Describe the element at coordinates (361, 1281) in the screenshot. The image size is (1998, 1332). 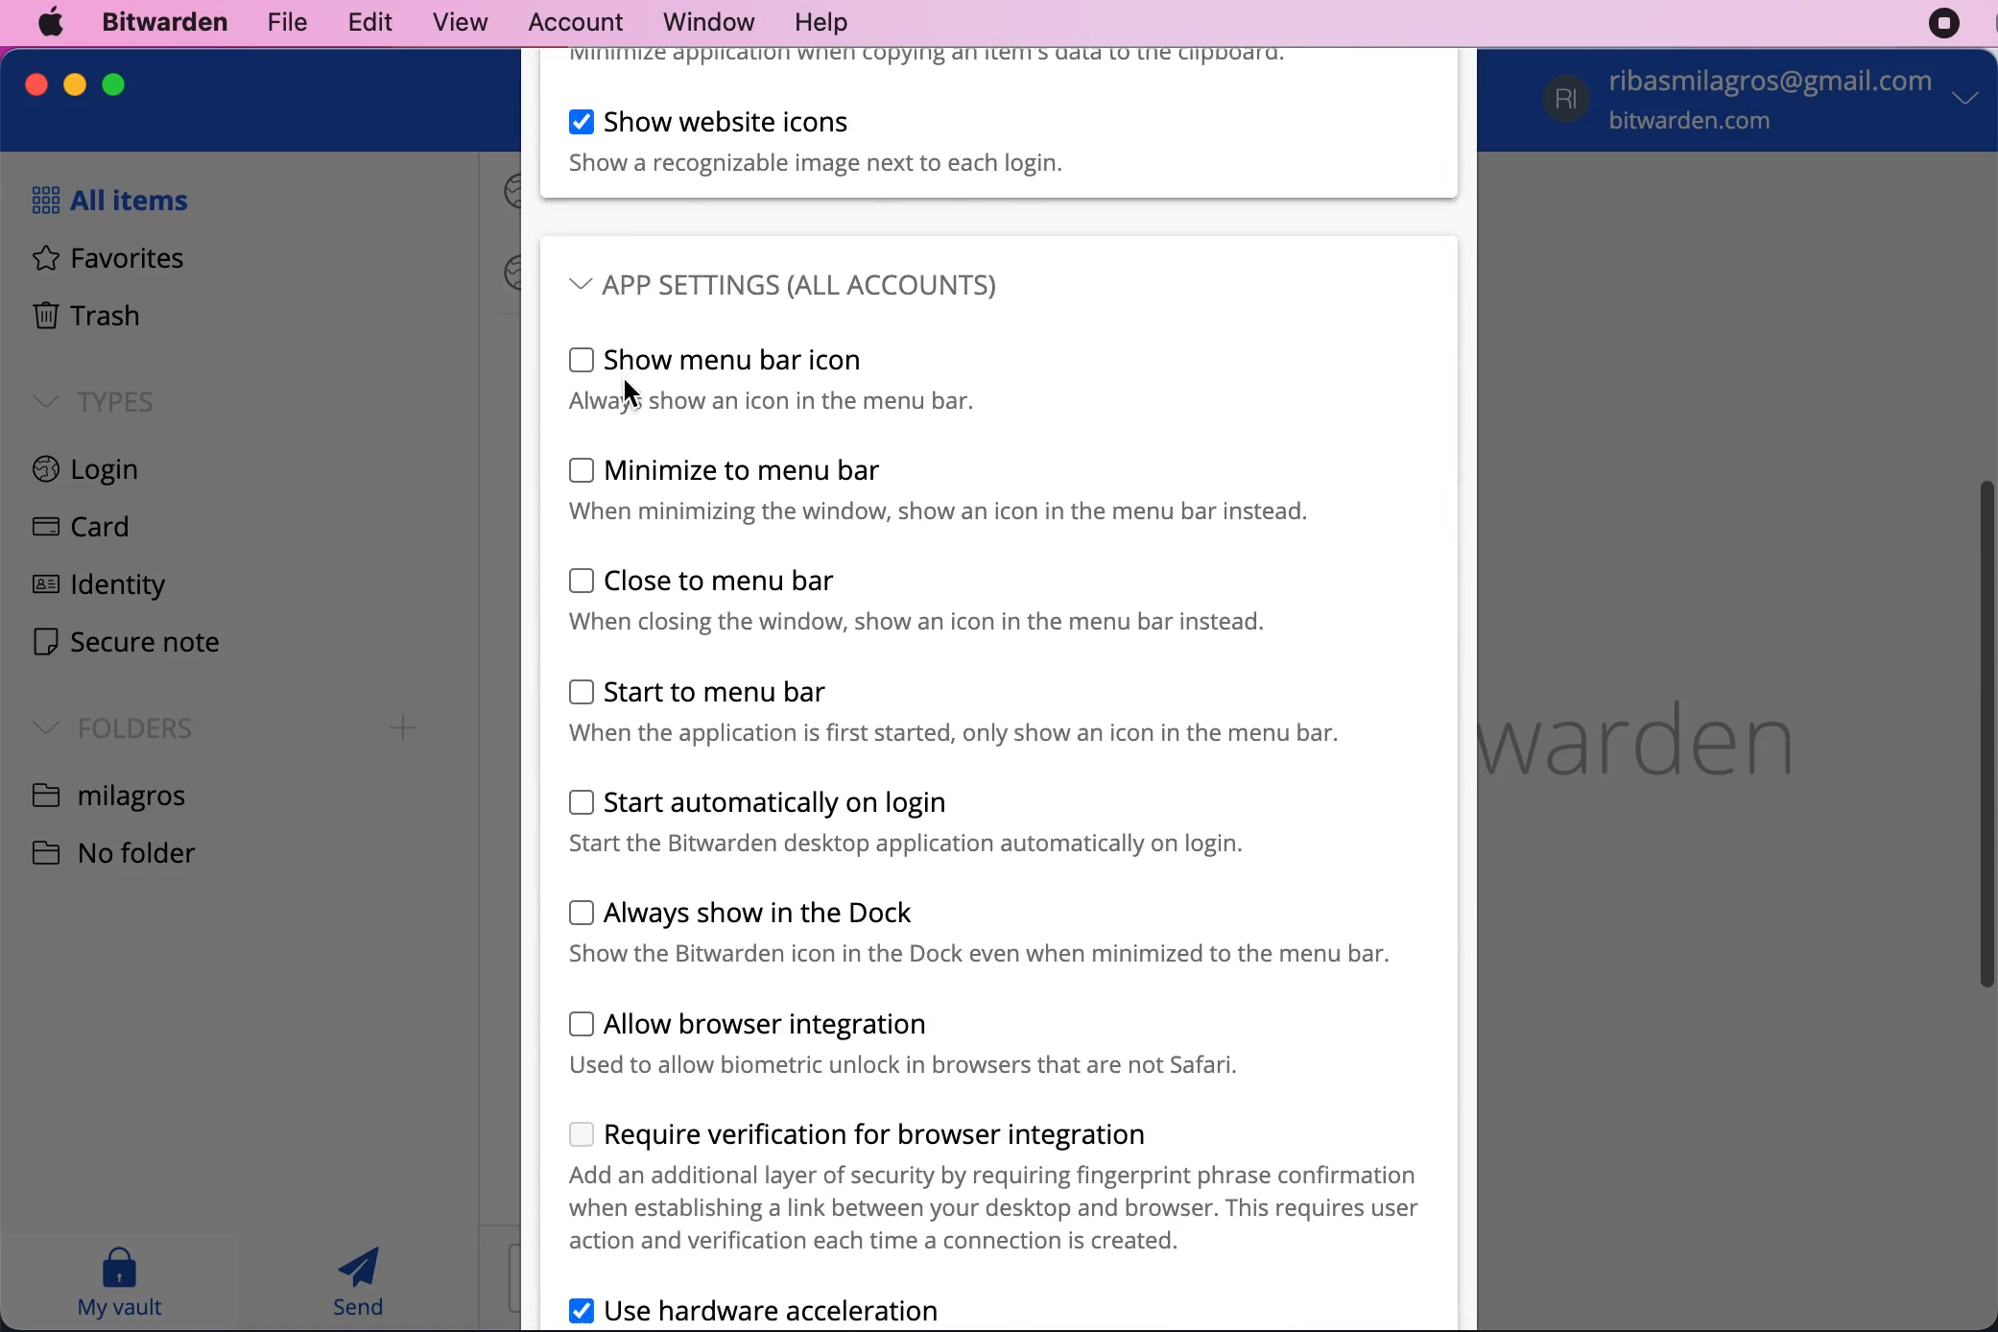
I see `send` at that location.